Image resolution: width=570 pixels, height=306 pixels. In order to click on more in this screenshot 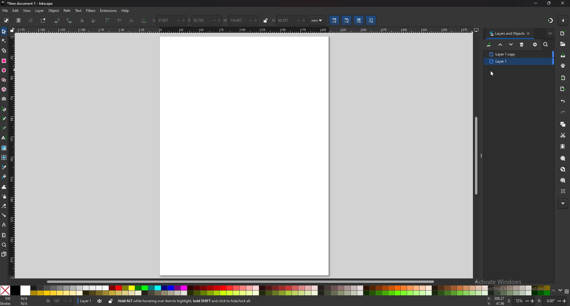, I will do `click(563, 204)`.